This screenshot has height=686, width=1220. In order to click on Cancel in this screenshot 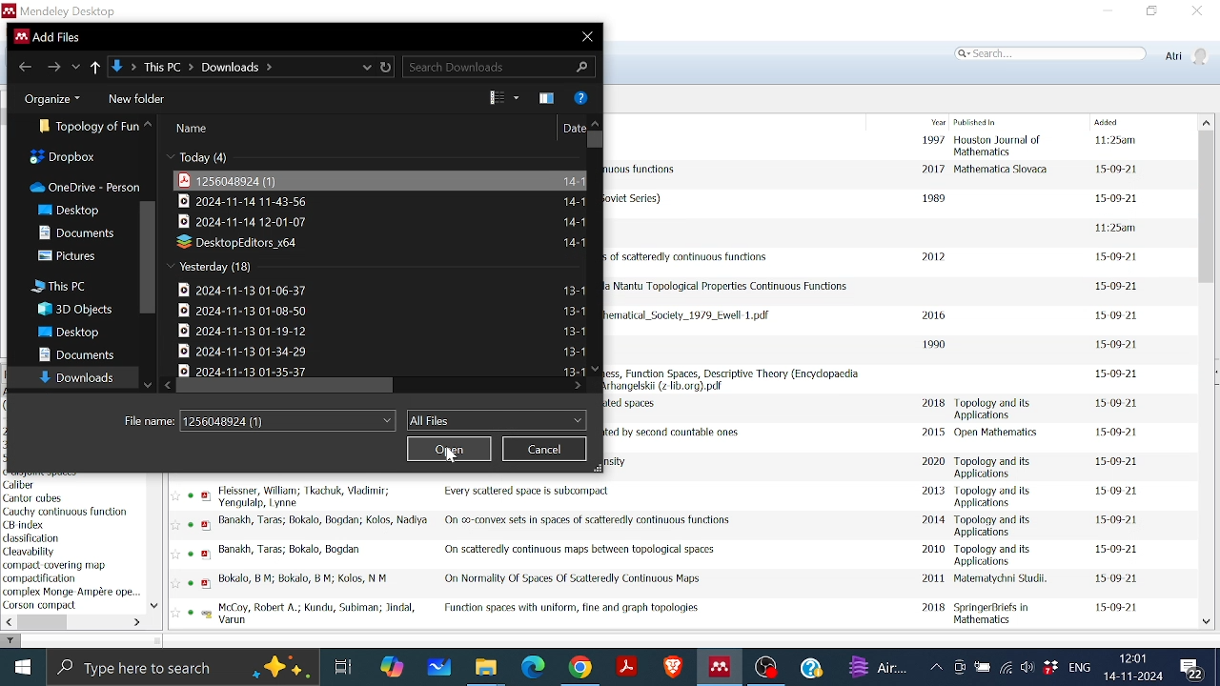, I will do `click(543, 448)`.